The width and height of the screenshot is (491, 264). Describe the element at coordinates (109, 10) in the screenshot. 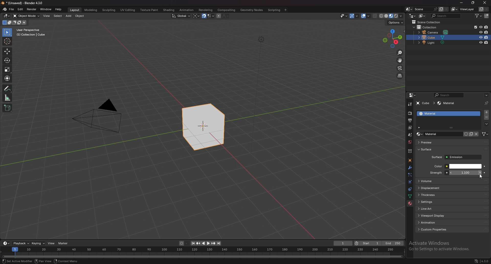

I see `scrulpting` at that location.